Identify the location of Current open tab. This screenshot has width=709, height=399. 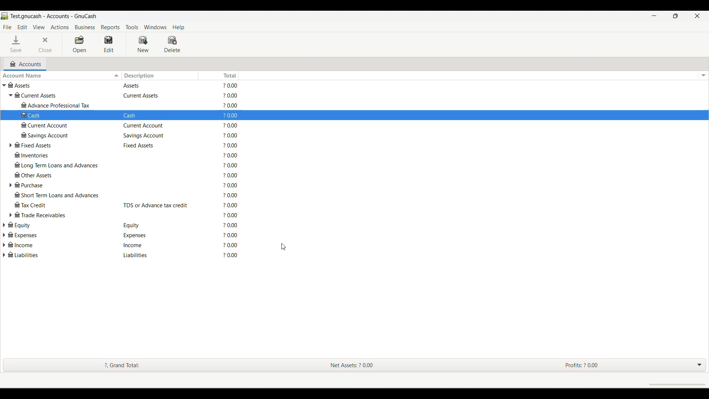
(25, 64).